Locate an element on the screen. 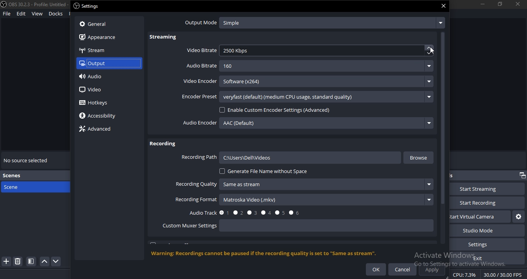 This screenshot has height=279, width=527. encoder preset is located at coordinates (197, 97).